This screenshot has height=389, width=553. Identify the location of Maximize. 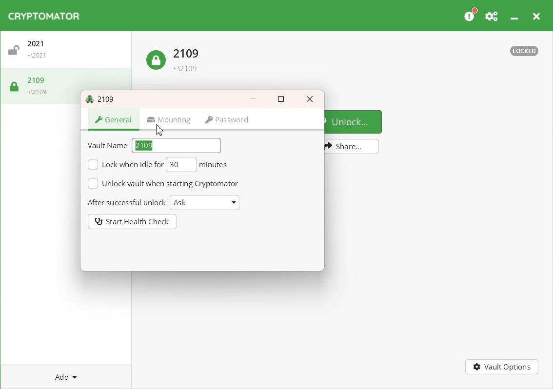
(281, 99).